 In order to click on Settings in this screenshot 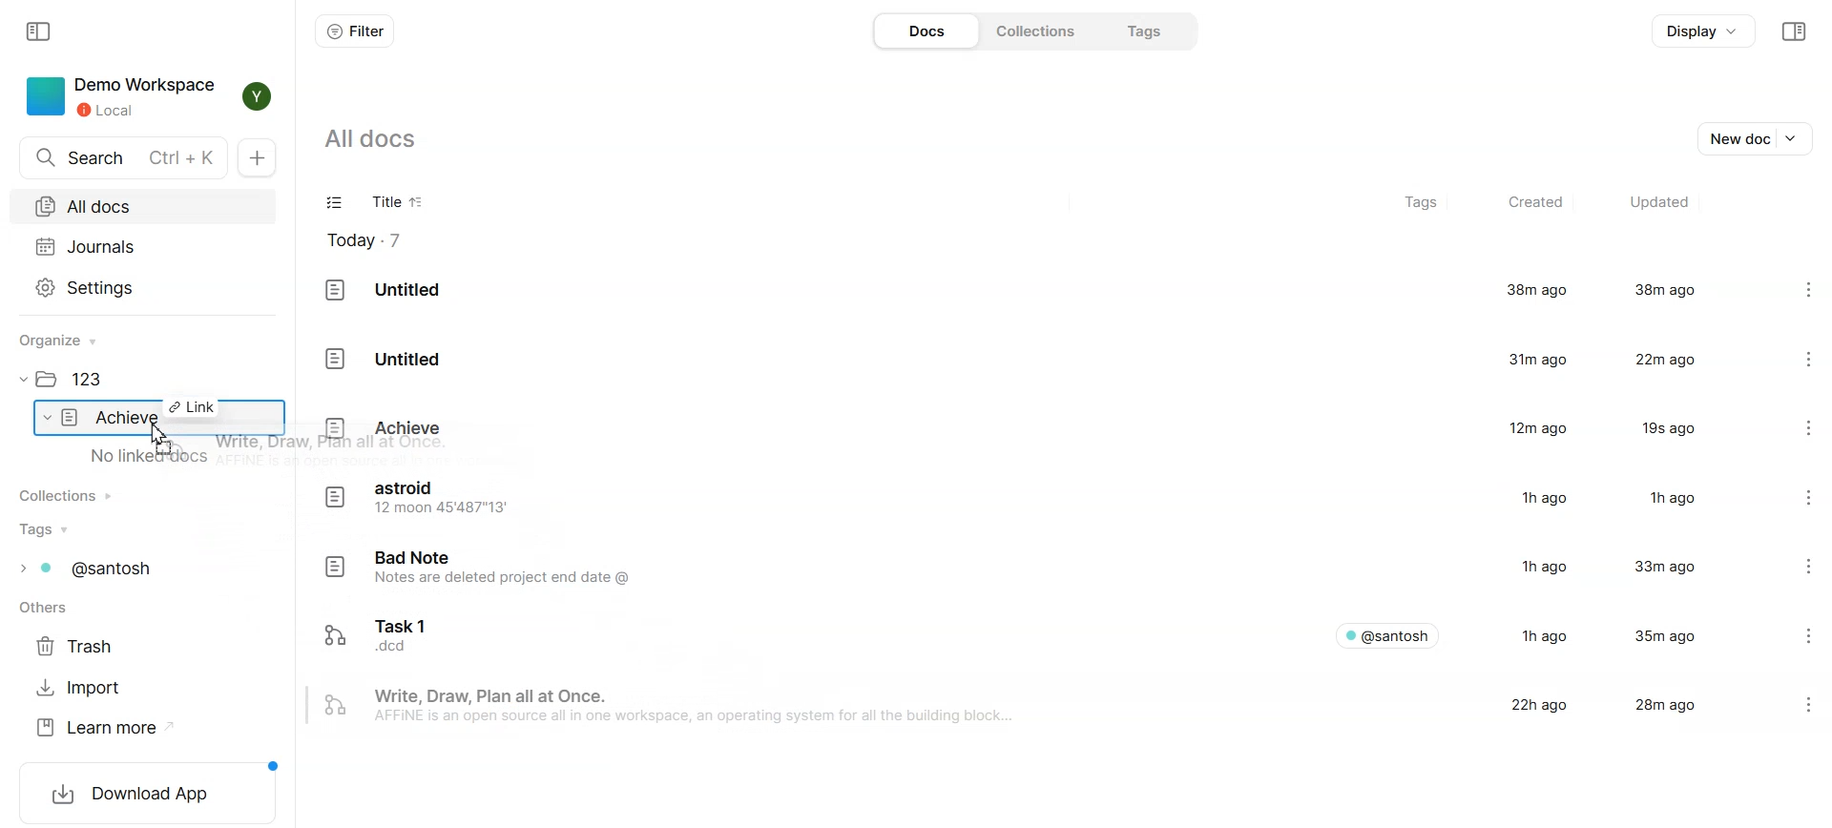, I will do `click(1790, 291)`.